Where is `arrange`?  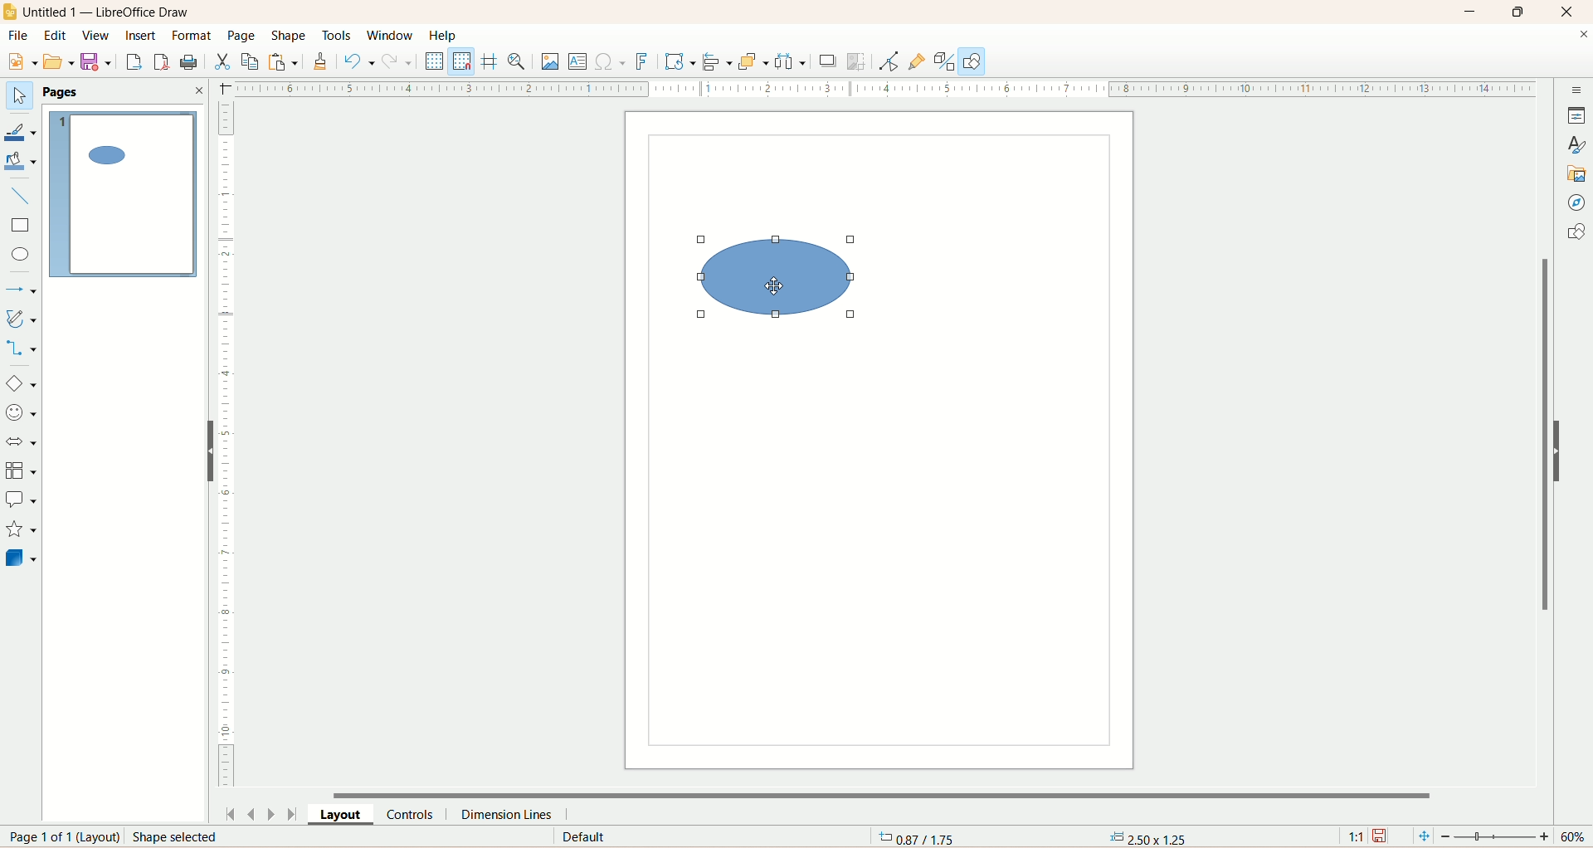
arrange is located at coordinates (753, 63).